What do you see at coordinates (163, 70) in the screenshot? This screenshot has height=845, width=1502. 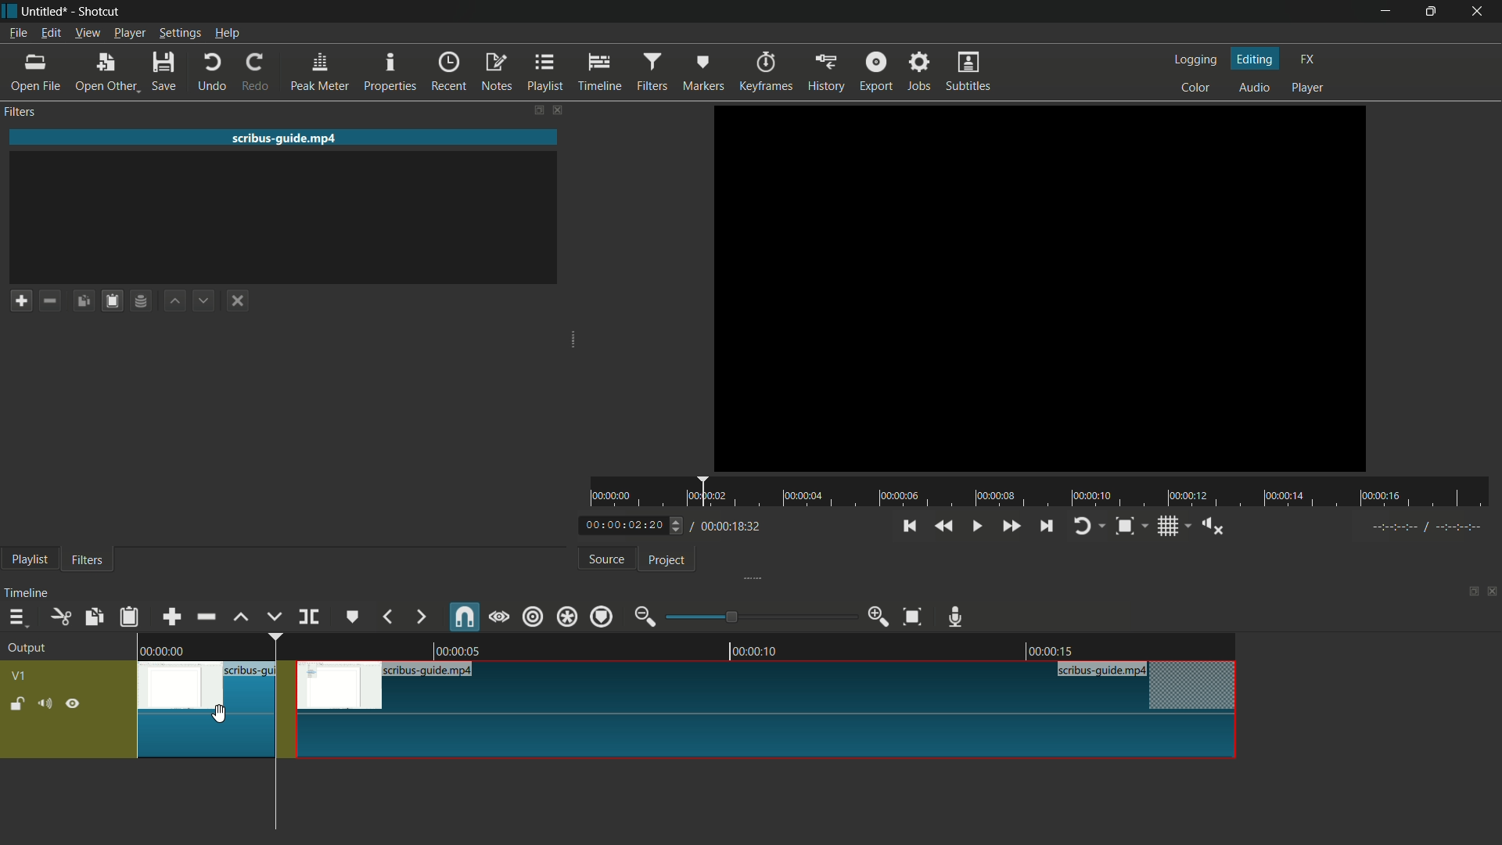 I see `save` at bounding box center [163, 70].